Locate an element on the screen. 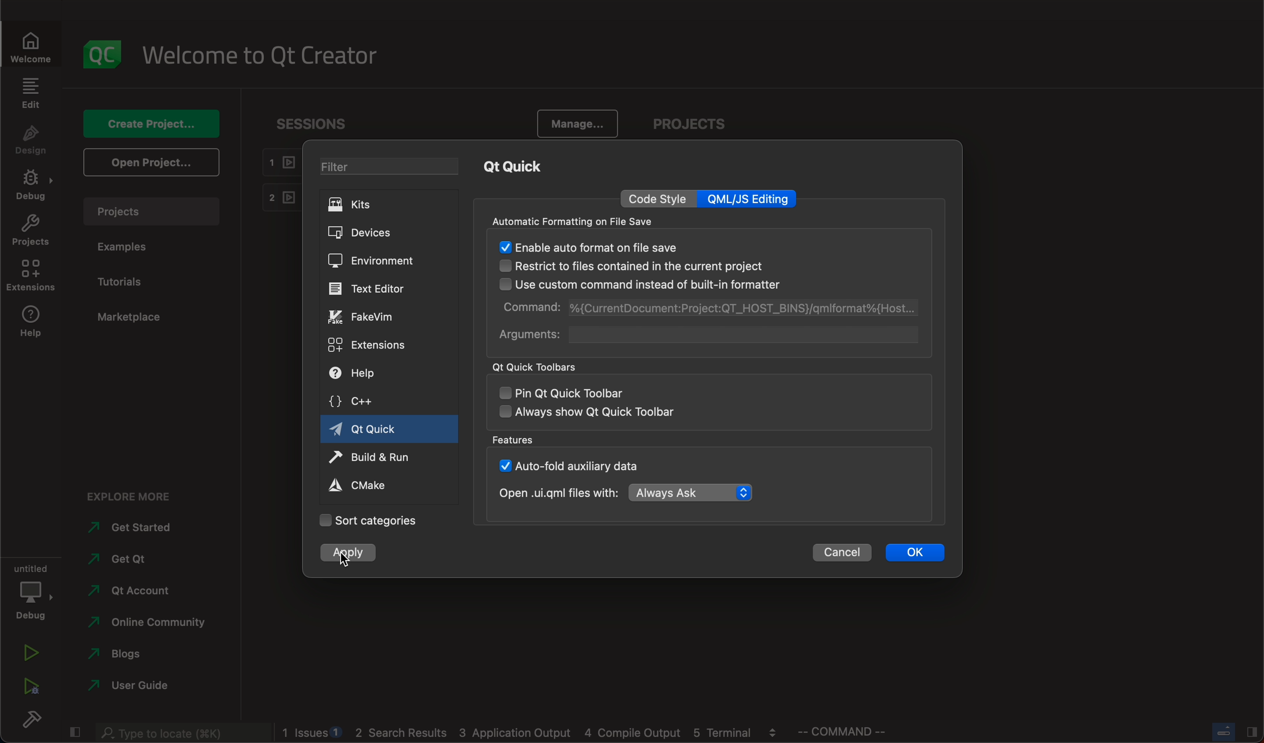  close slide bar is located at coordinates (1232, 731).